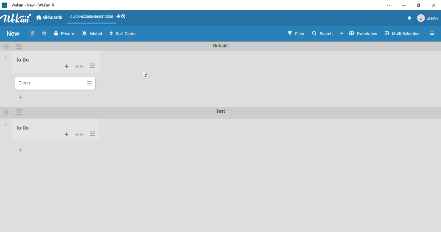  What do you see at coordinates (220, 111) in the screenshot?
I see `swimlane name` at bounding box center [220, 111].